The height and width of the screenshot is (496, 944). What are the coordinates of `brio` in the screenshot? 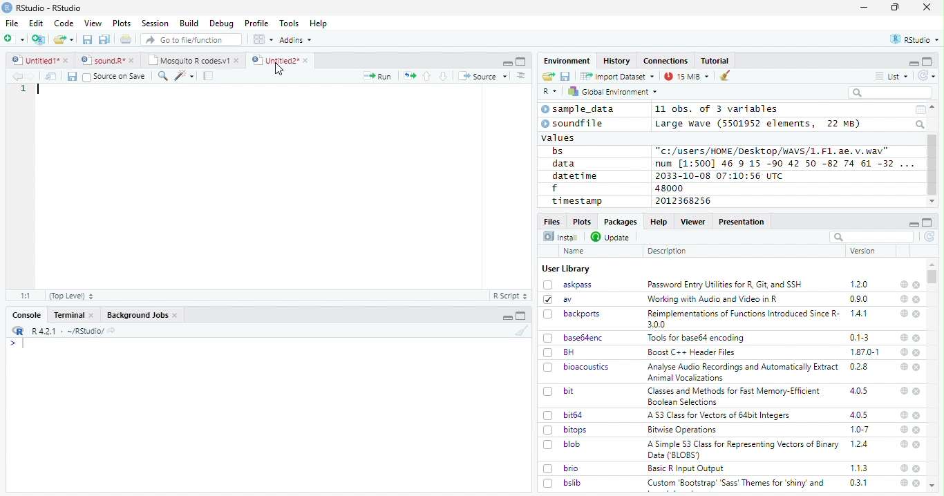 It's located at (561, 468).